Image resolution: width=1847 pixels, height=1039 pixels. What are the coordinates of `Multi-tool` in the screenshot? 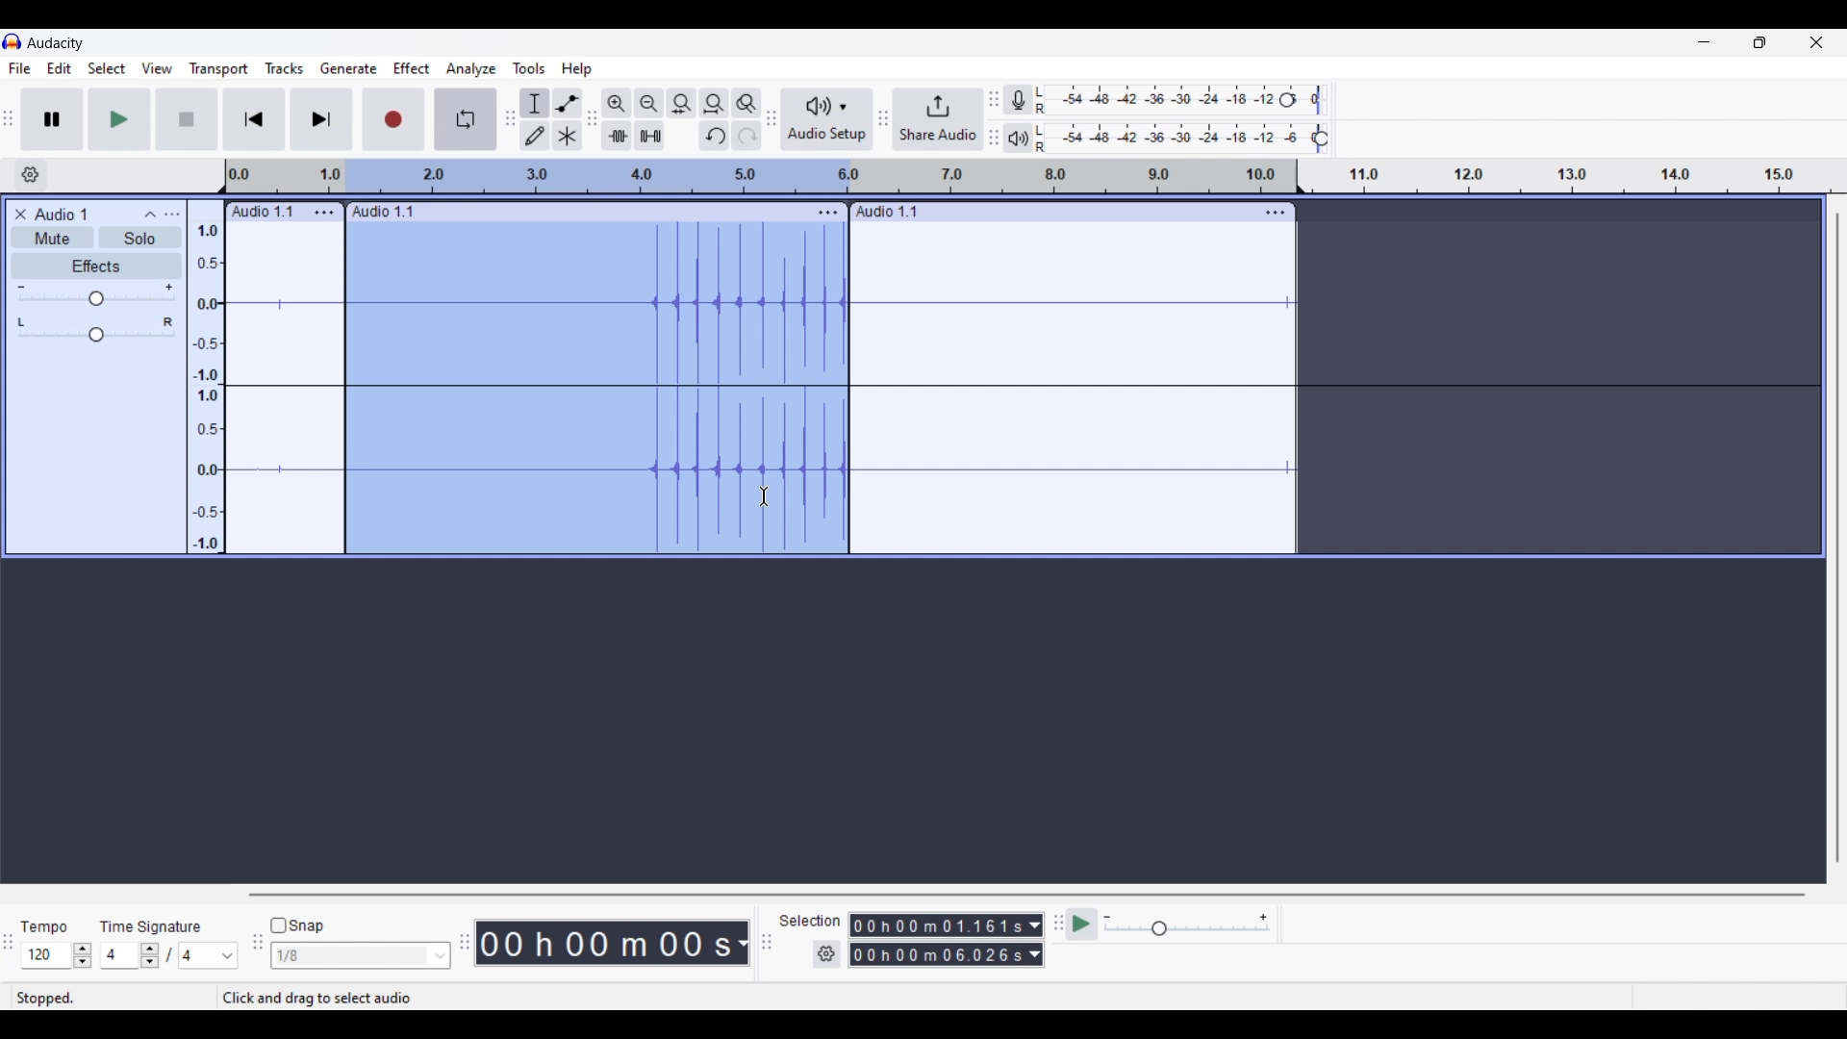 It's located at (568, 135).